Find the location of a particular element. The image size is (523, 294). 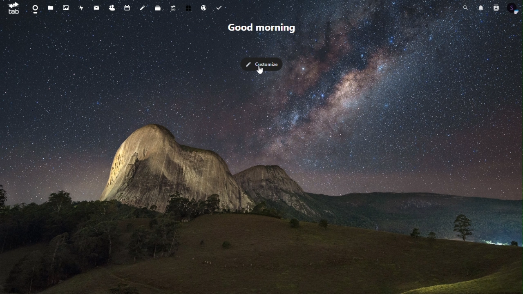

profile is located at coordinates (513, 8).